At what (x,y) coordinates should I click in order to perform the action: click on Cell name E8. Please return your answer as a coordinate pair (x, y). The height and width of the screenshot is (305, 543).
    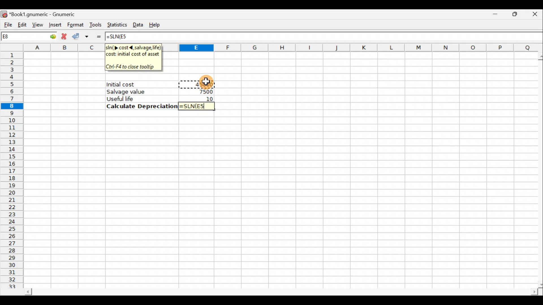
    Looking at the image, I should click on (19, 38).